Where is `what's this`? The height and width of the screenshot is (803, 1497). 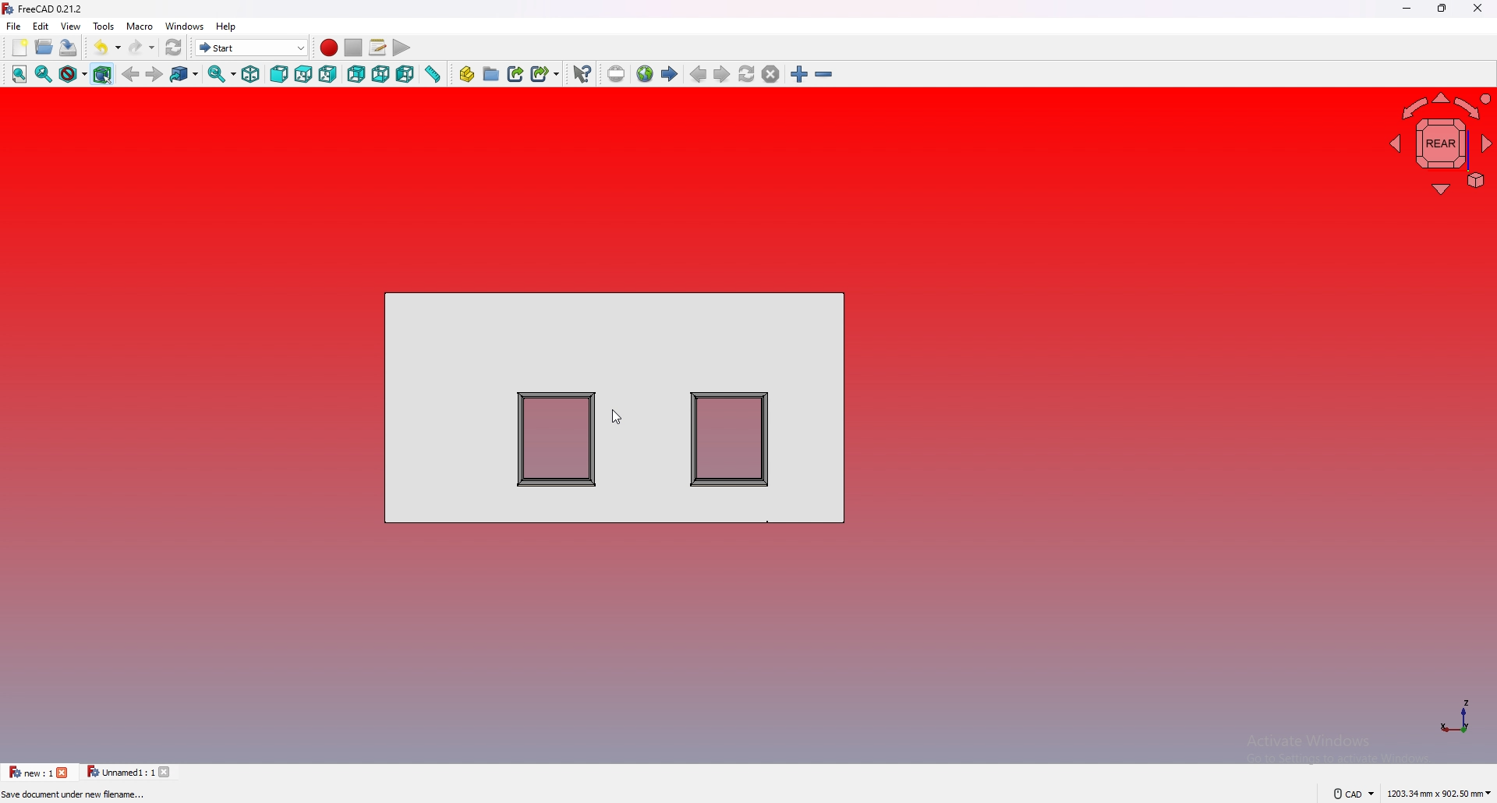 what's this is located at coordinates (582, 75).